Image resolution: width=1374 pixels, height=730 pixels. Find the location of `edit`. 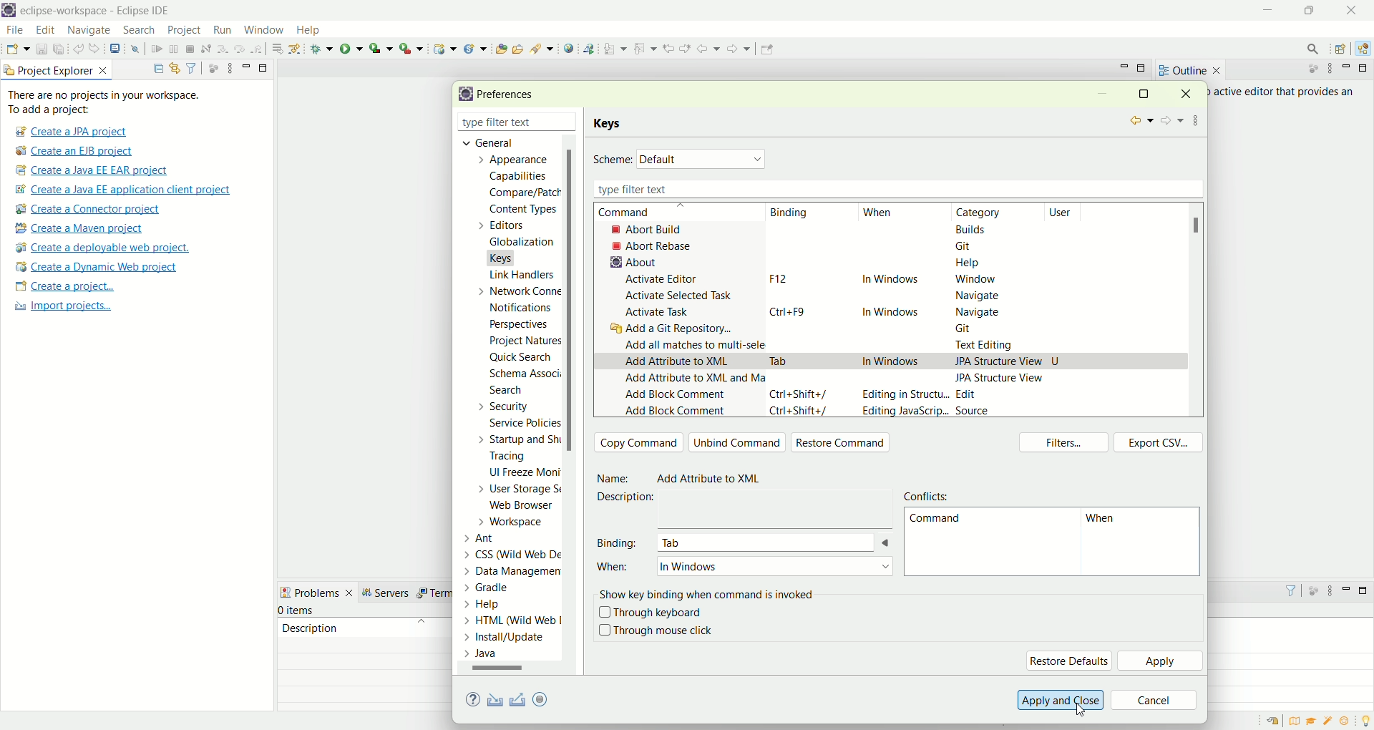

edit is located at coordinates (44, 31).